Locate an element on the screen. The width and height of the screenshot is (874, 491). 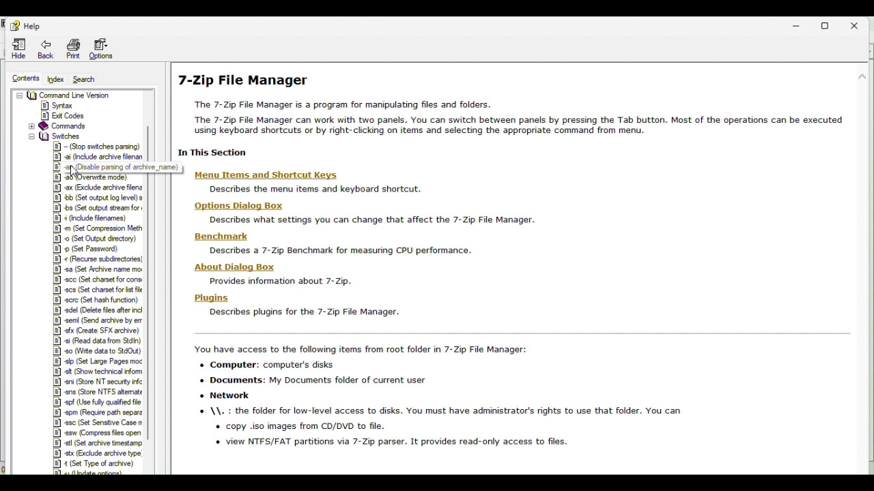
|] tl (Set archive timestamp is located at coordinates (96, 443).